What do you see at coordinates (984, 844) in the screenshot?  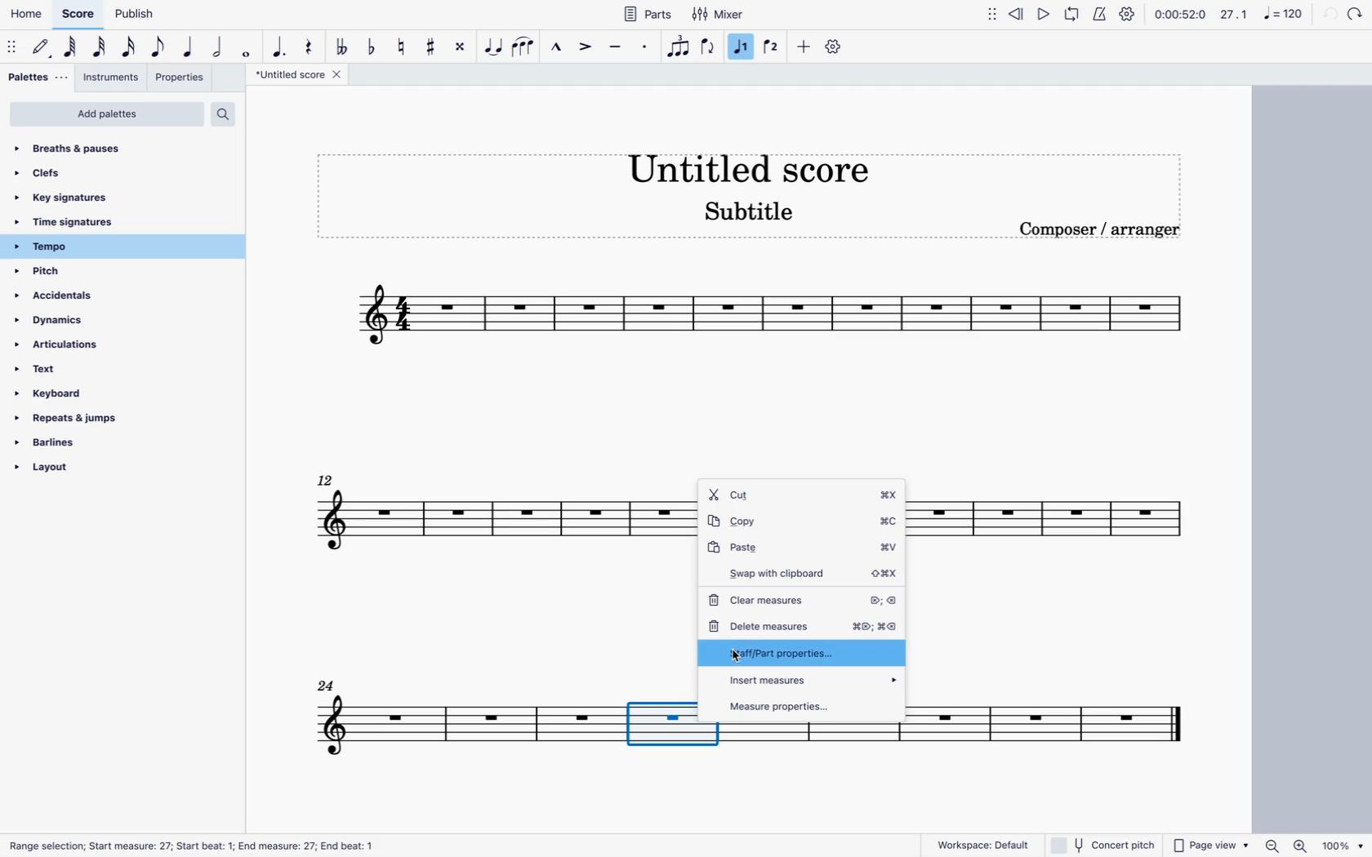 I see `workspace` at bounding box center [984, 844].